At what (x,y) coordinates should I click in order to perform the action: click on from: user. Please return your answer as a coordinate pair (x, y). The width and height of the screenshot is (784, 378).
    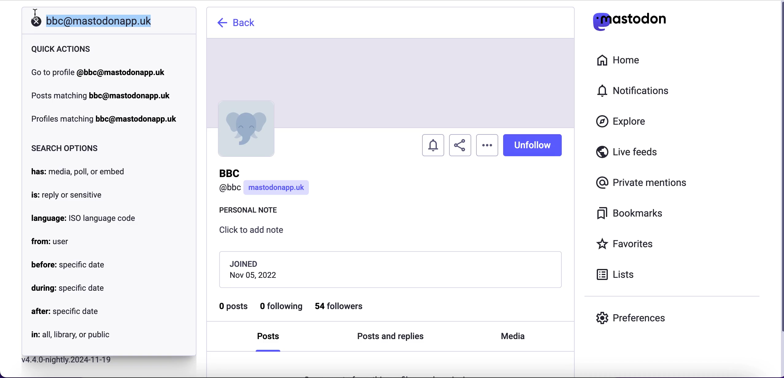
    Looking at the image, I should click on (51, 243).